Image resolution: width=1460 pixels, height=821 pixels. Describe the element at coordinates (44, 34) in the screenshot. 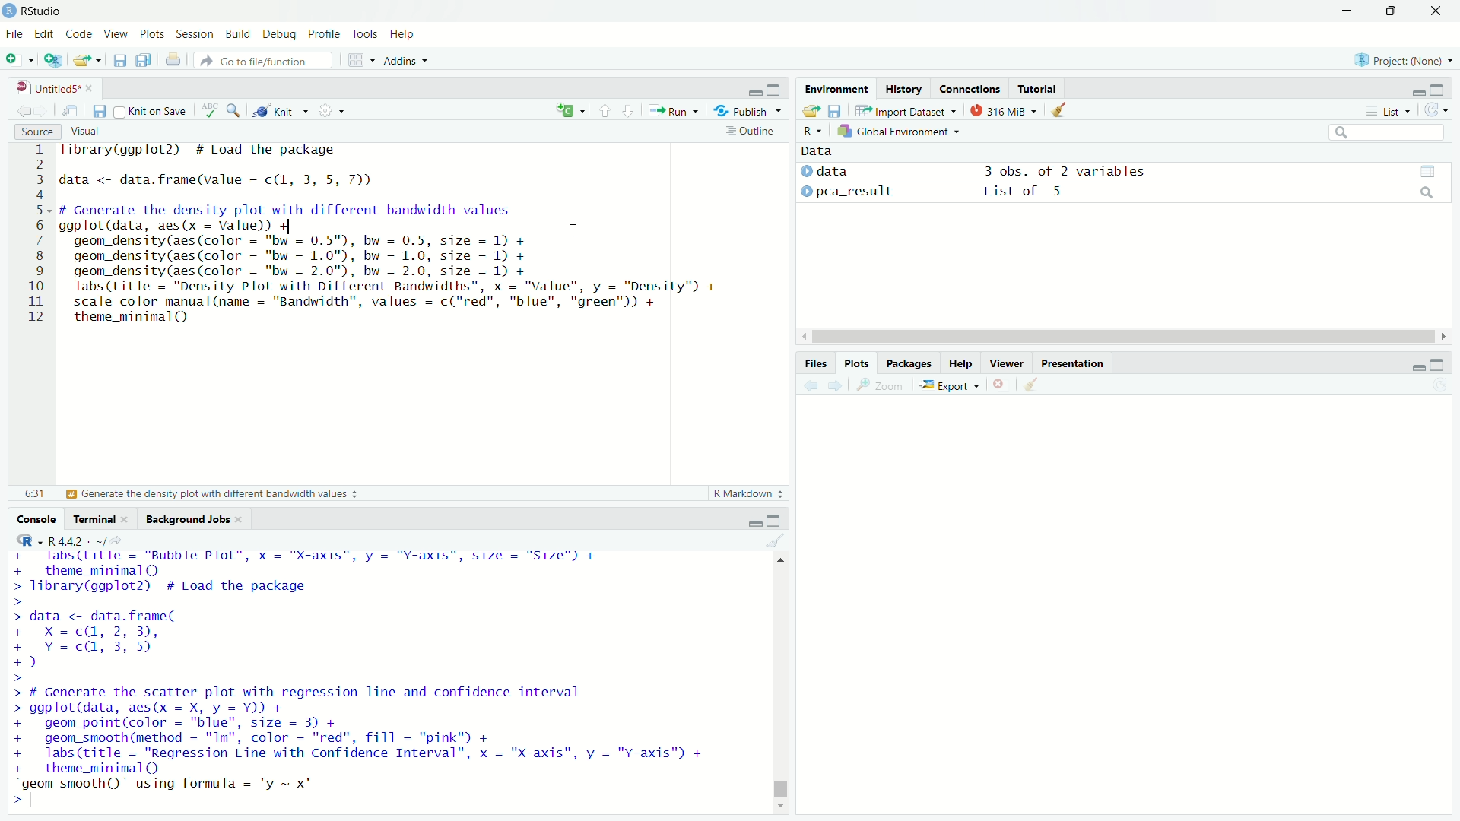

I see `Edit` at that location.